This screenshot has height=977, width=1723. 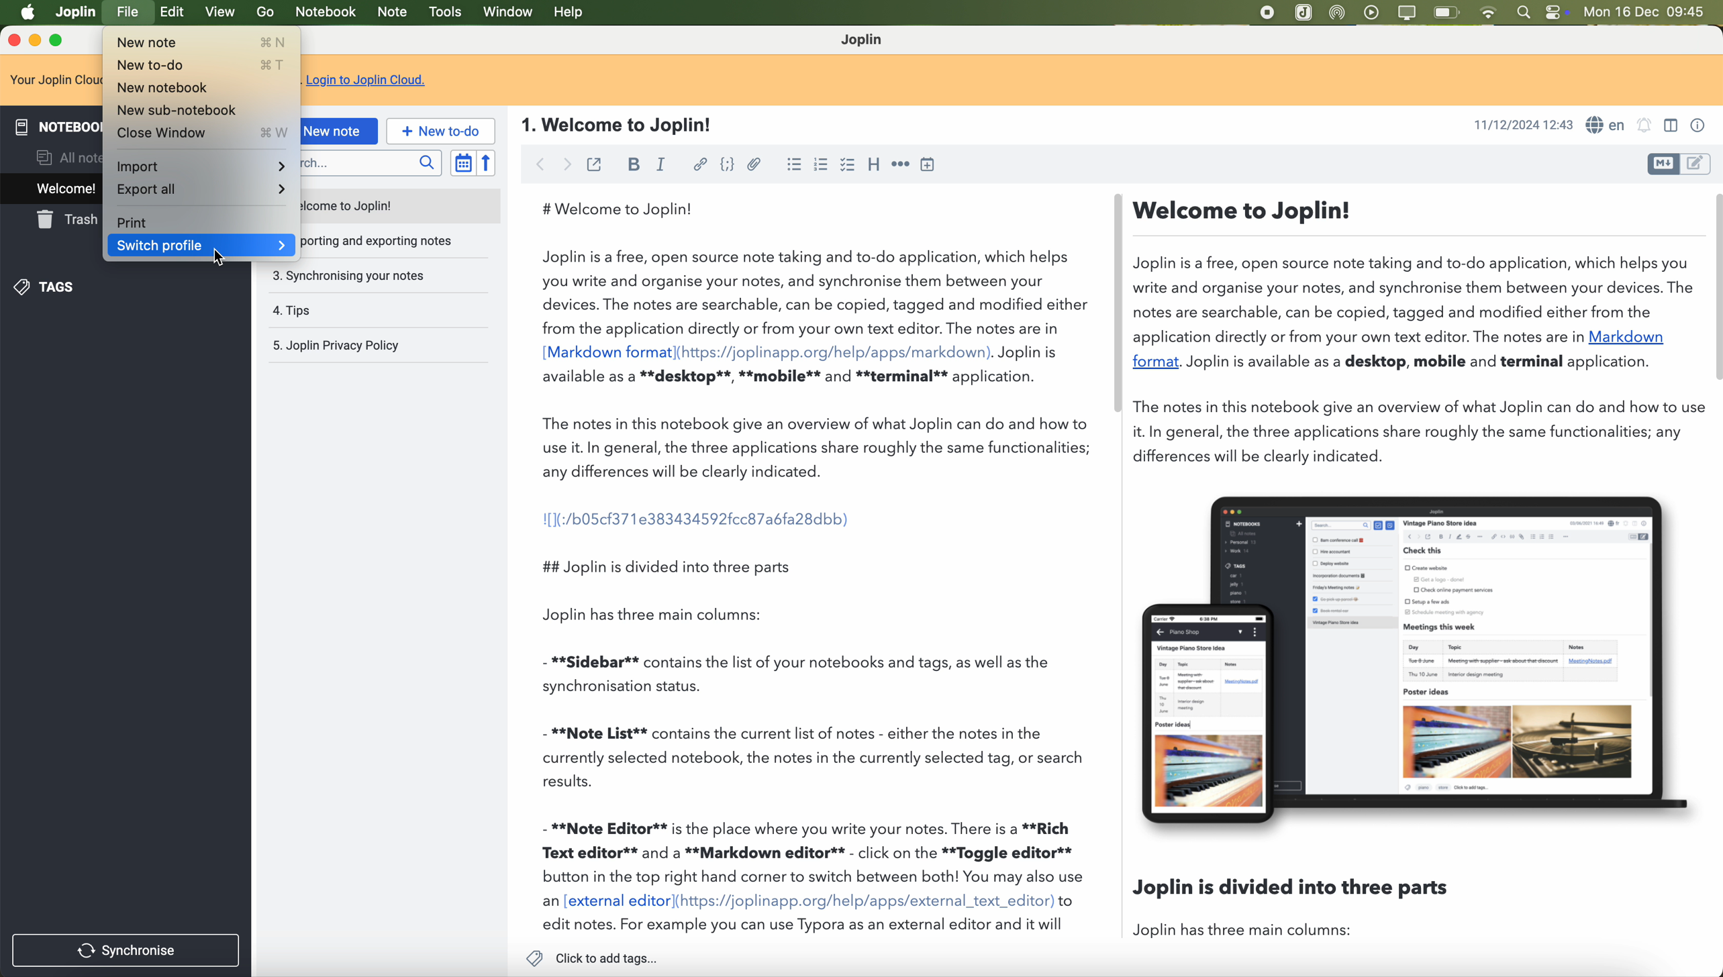 I want to click on  close program, so click(x=11, y=40).